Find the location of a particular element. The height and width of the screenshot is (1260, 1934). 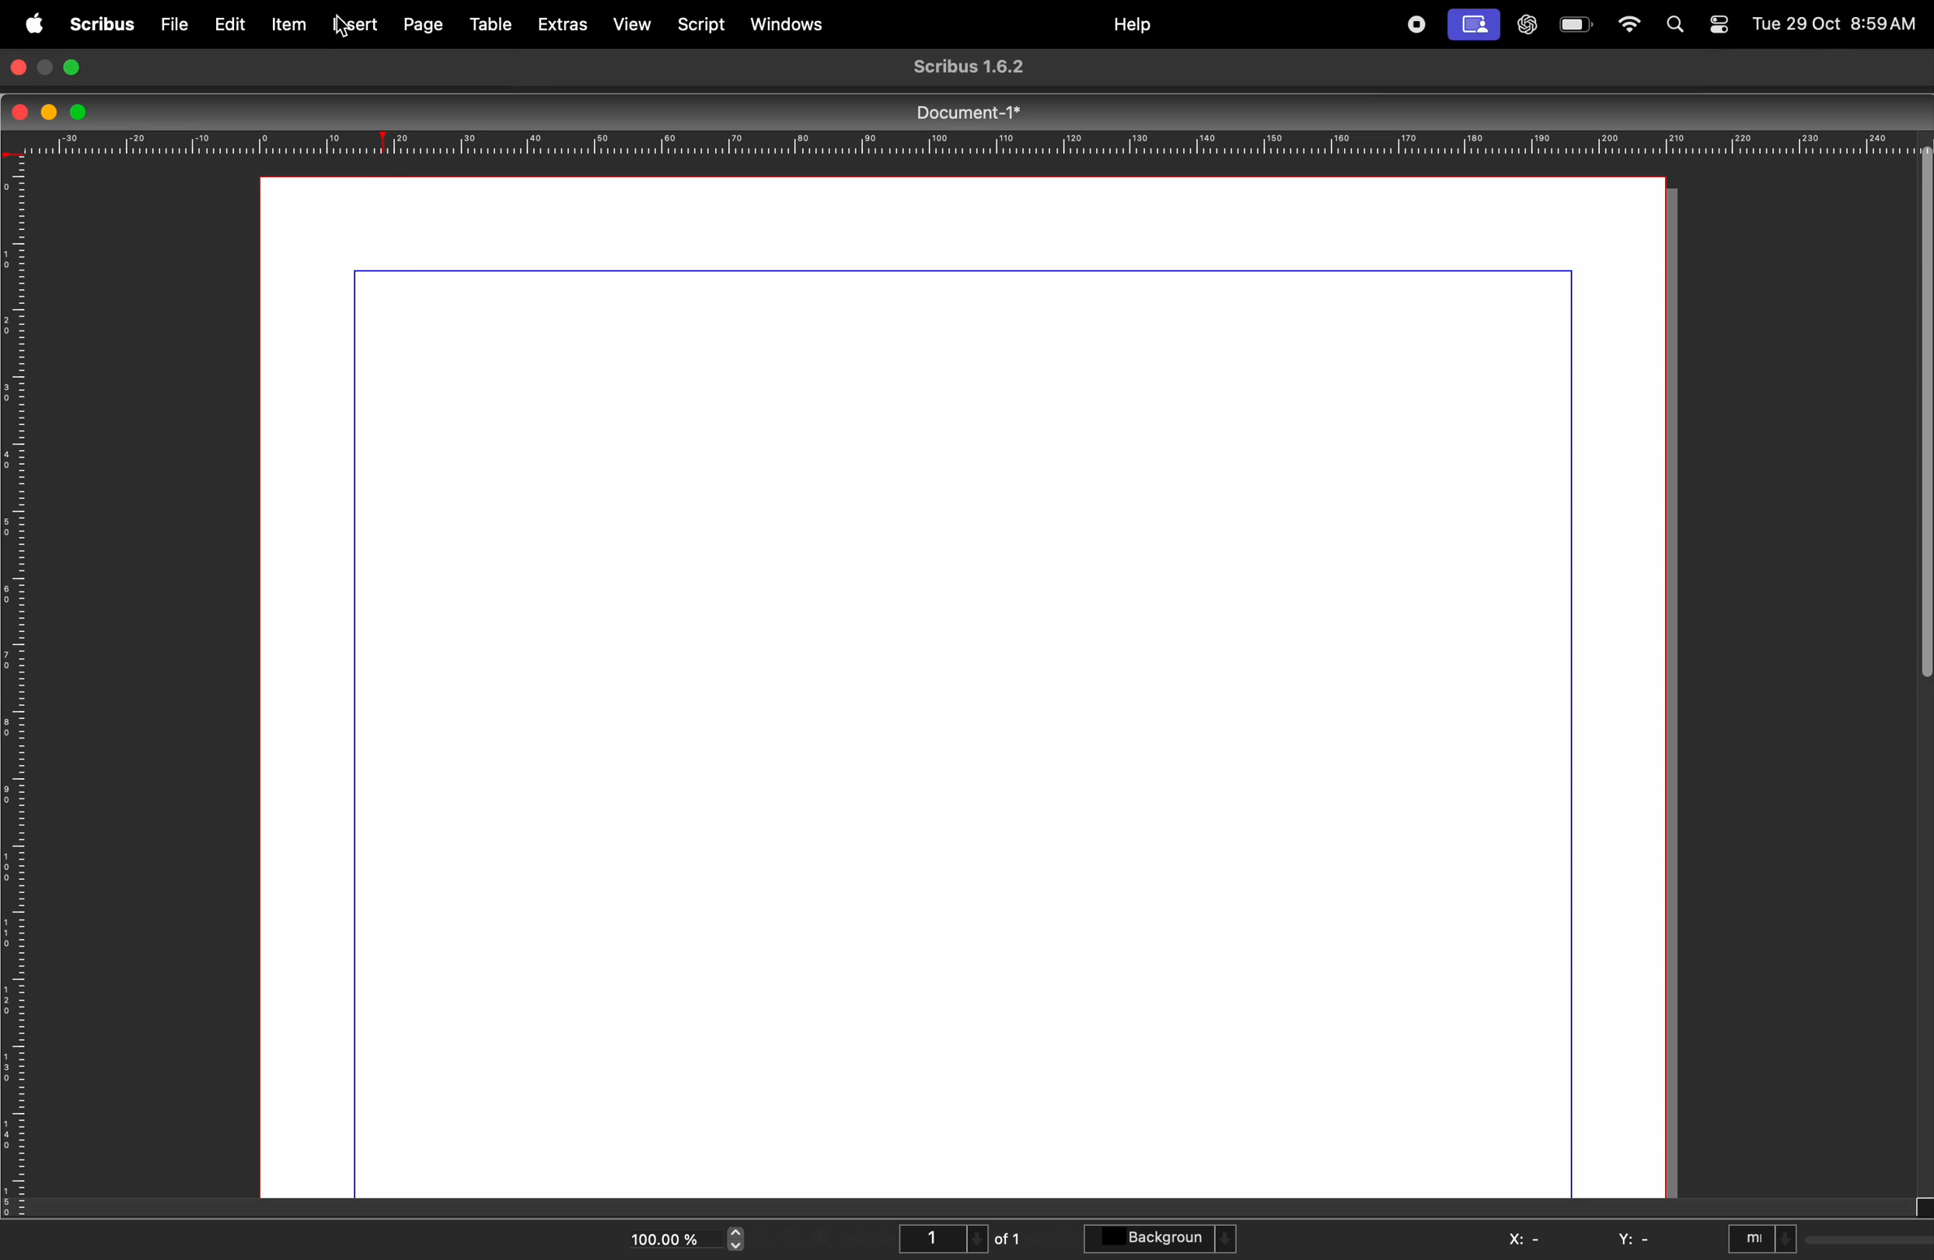

cast is located at coordinates (1477, 25).